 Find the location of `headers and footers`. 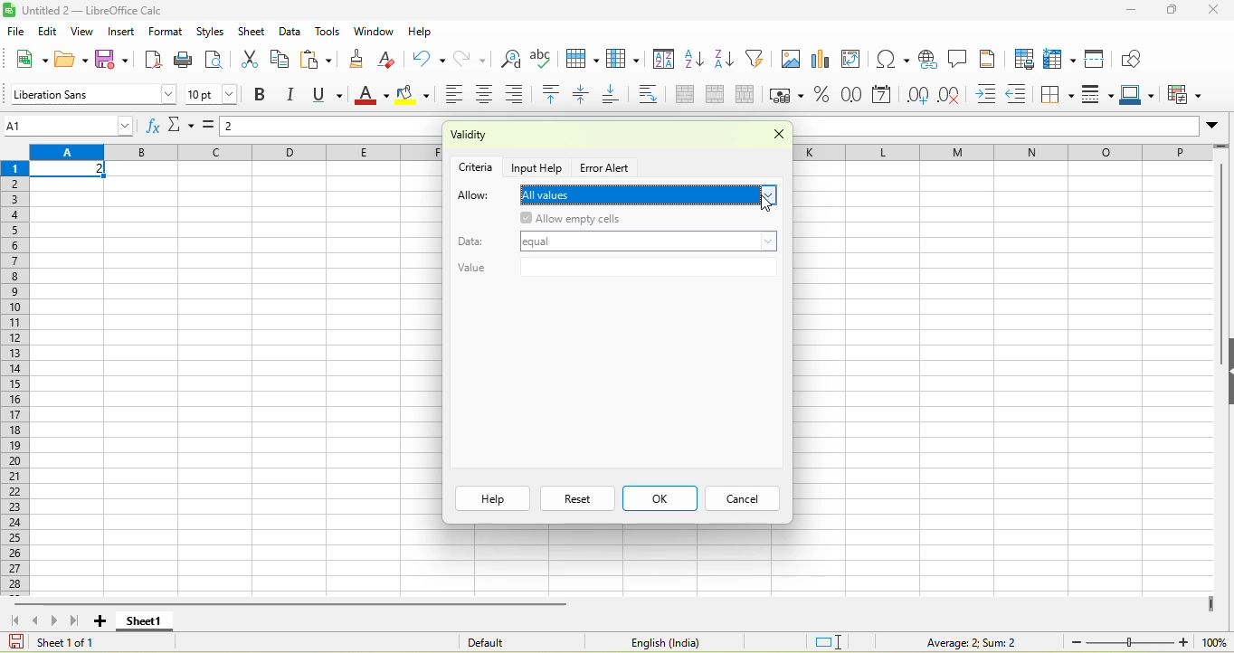

headers and footers is located at coordinates (989, 58).